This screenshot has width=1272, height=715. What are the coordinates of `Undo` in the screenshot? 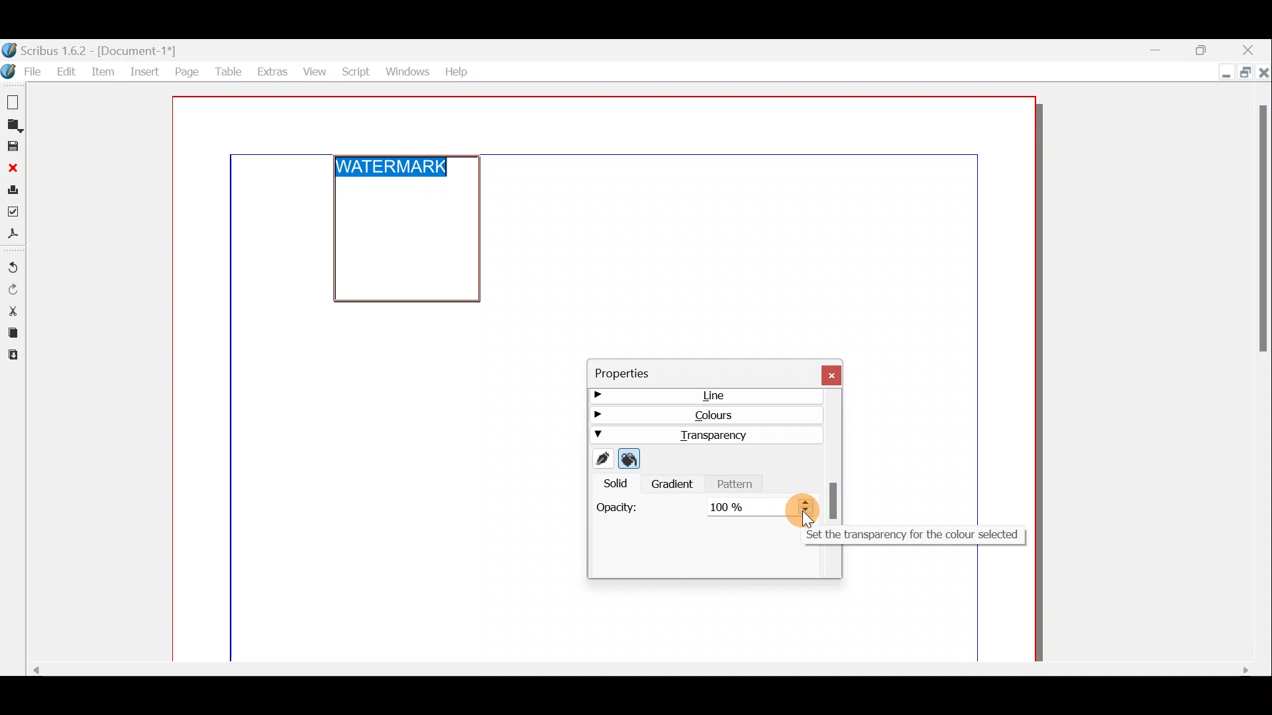 It's located at (13, 268).